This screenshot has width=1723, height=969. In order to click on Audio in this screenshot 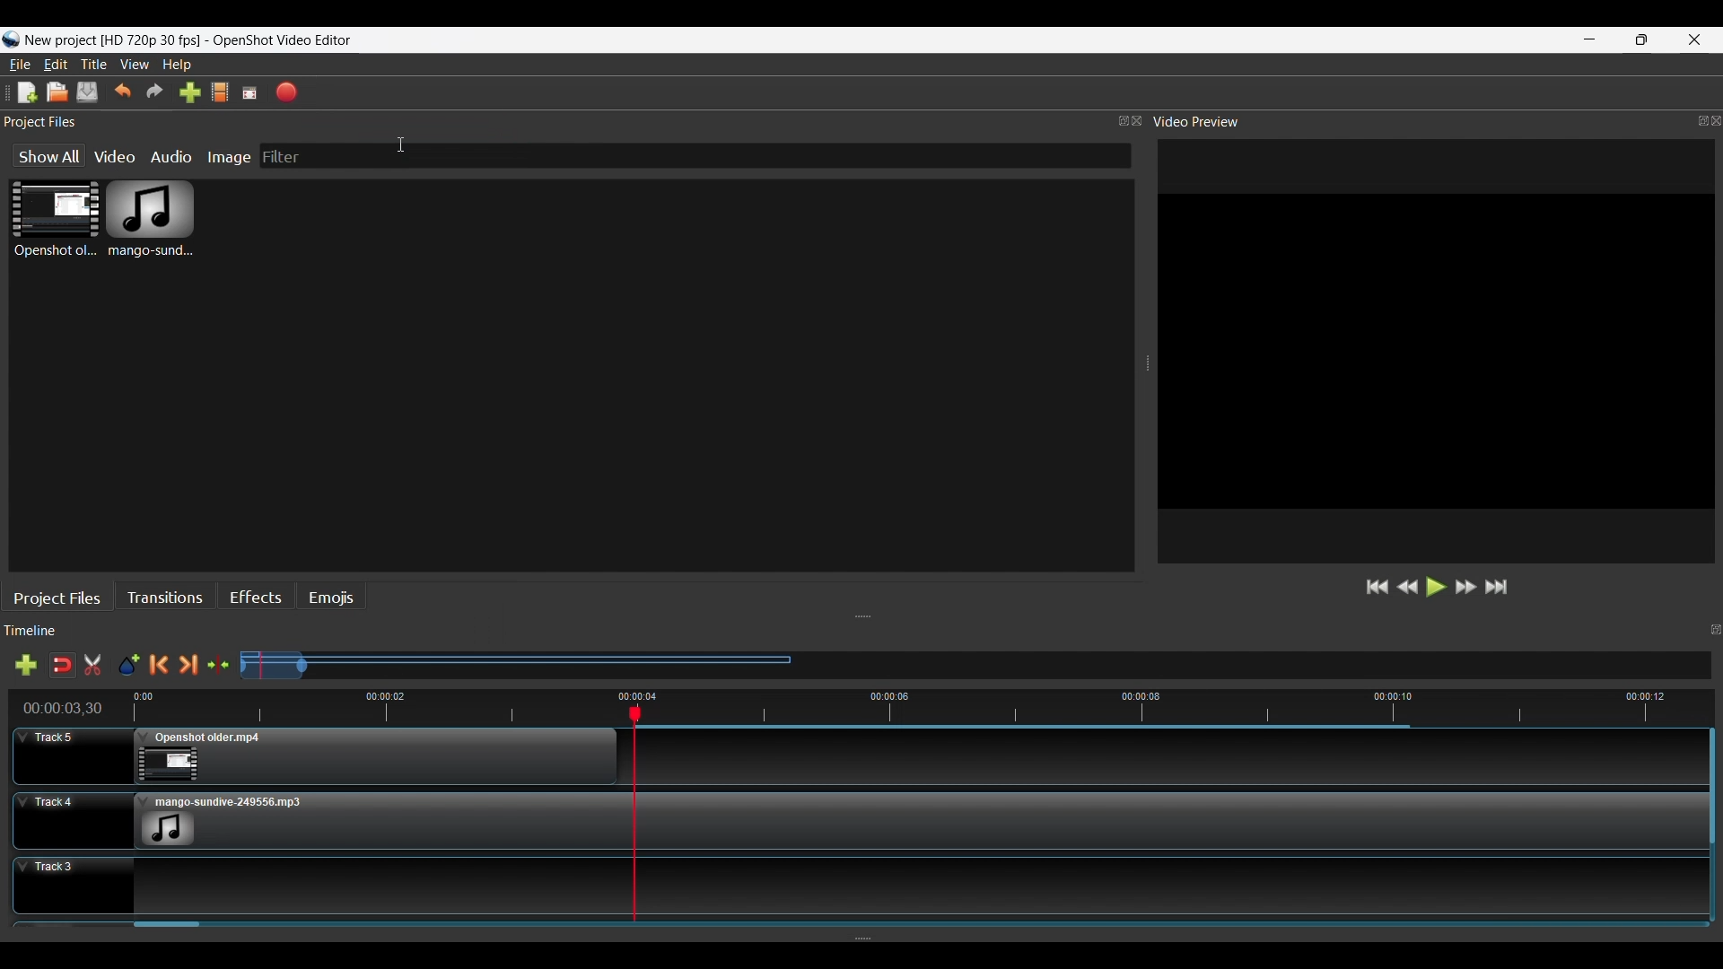, I will do `click(171, 156)`.